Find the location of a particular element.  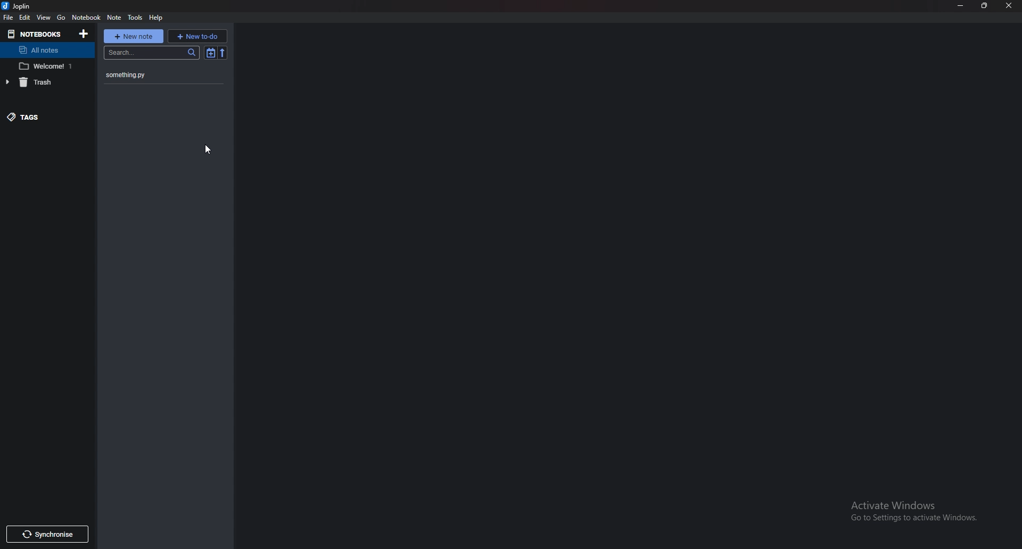

Resize is located at coordinates (984, 5).